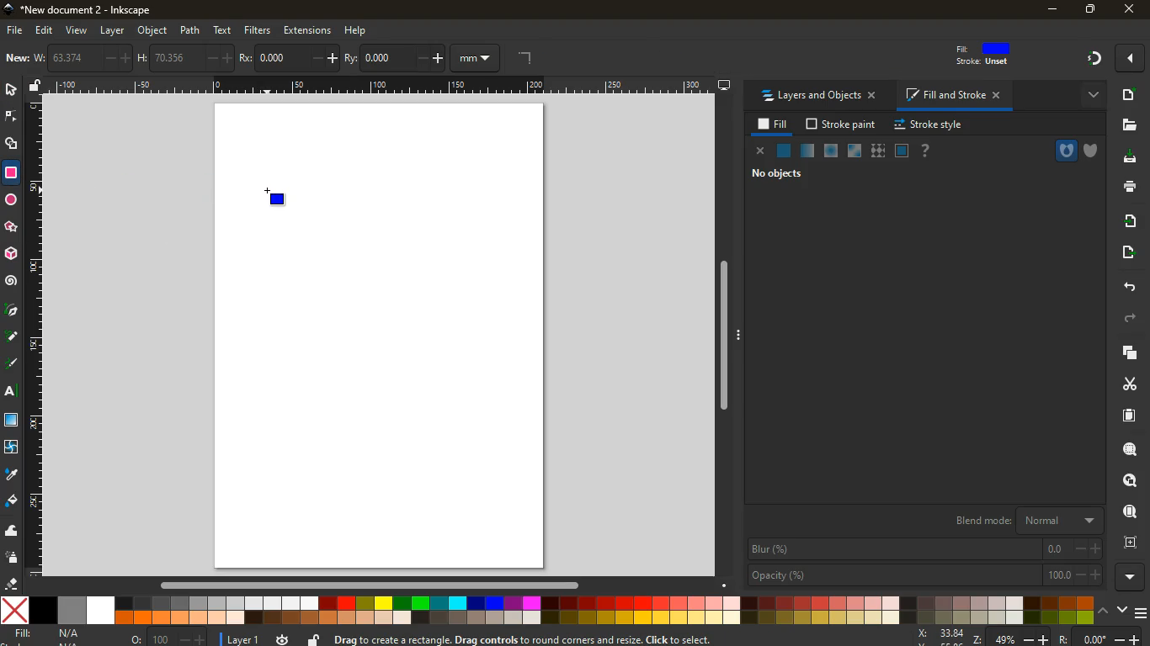 This screenshot has height=646, width=1150. Describe the element at coordinates (1132, 96) in the screenshot. I see `new` at that location.